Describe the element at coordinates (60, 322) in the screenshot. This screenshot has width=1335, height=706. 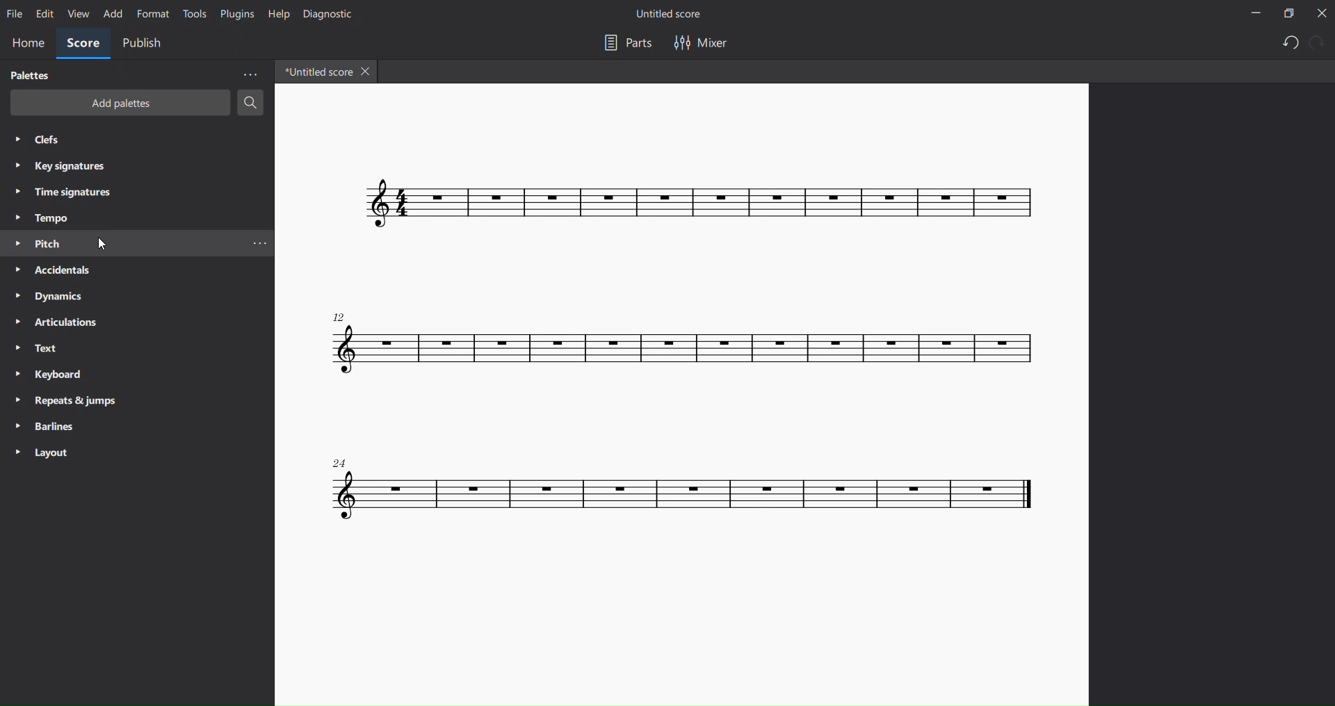
I see `articulation` at that location.